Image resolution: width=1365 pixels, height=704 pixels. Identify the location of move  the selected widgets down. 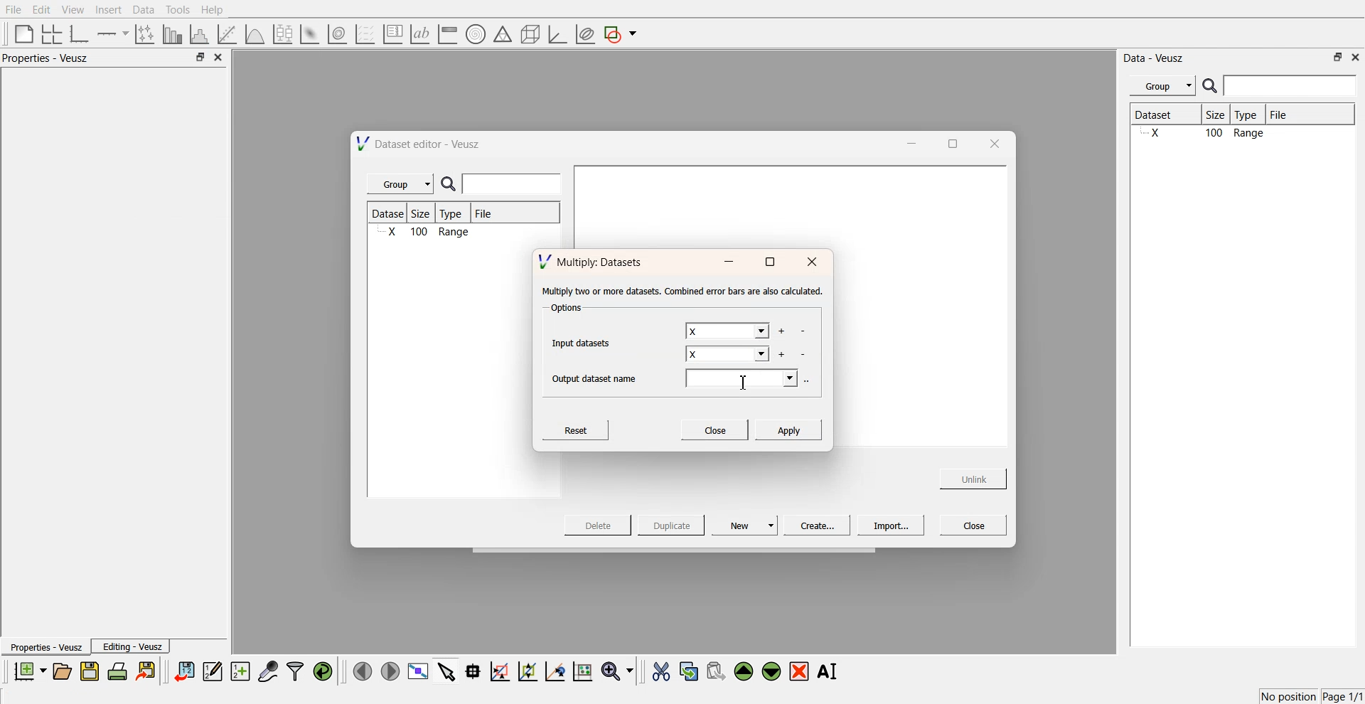
(771, 670).